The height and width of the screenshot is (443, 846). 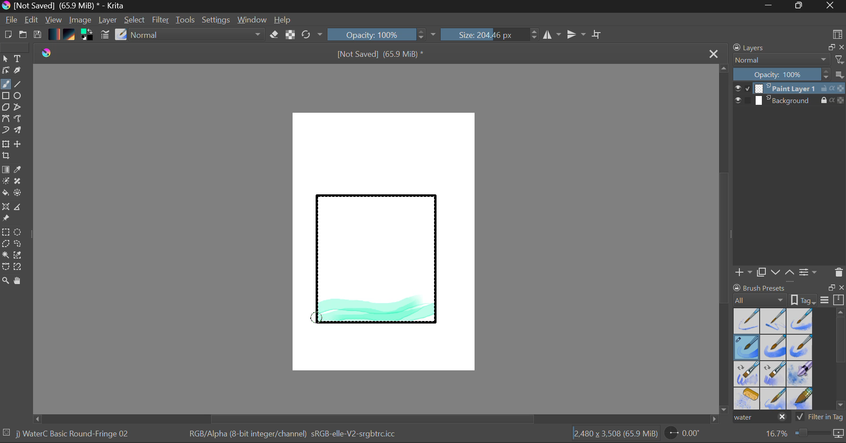 What do you see at coordinates (19, 96) in the screenshot?
I see `Elipses` at bounding box center [19, 96].